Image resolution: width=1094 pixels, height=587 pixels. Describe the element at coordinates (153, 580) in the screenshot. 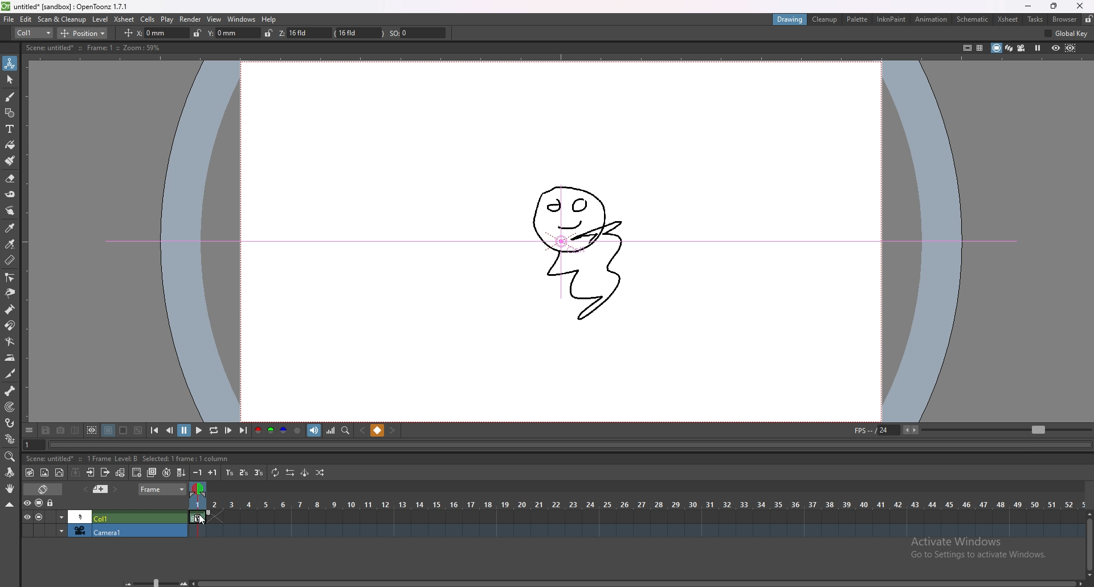

I see `Zoom` at that location.